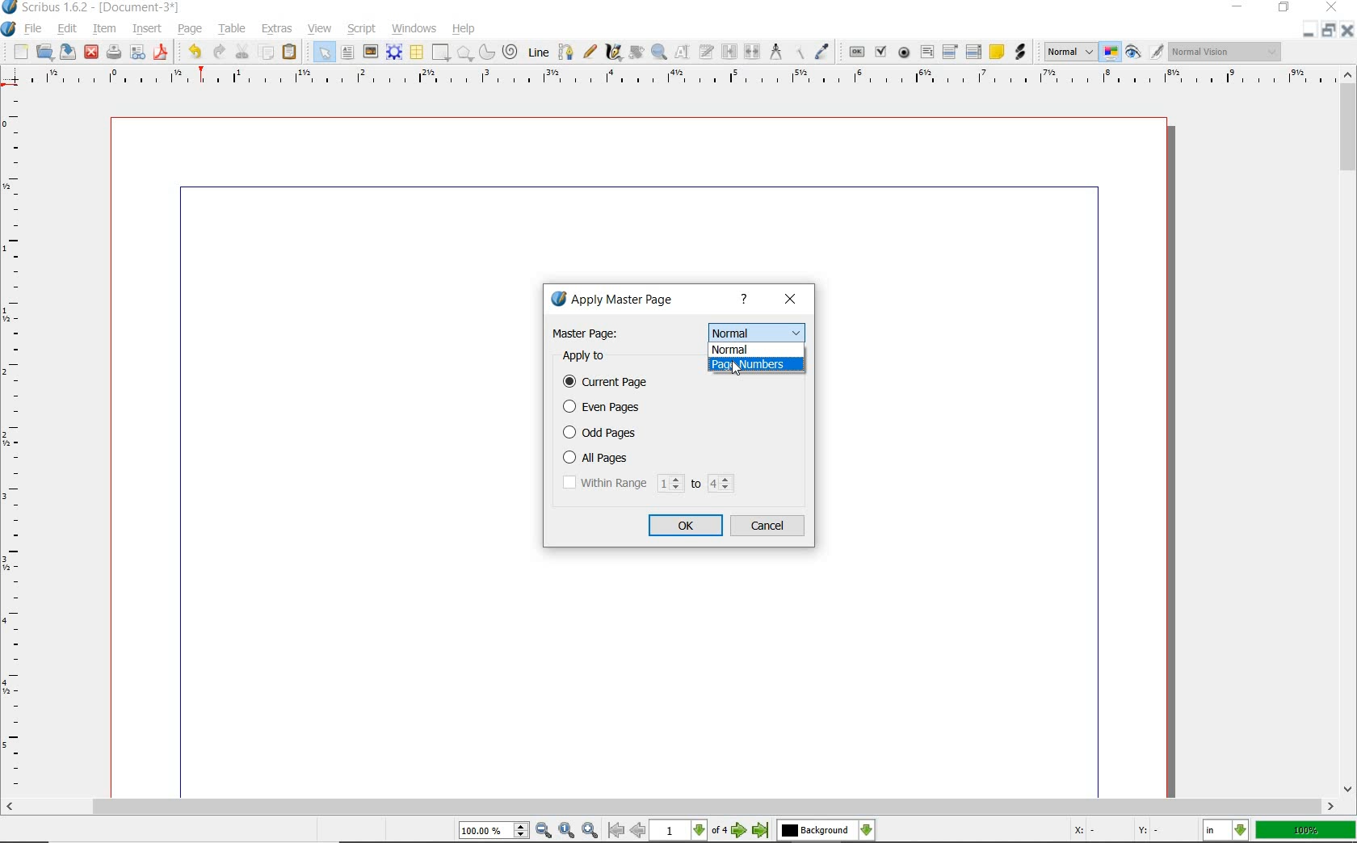 The height and width of the screenshot is (843, 1357). What do you see at coordinates (1135, 52) in the screenshot?
I see `preview mode` at bounding box center [1135, 52].